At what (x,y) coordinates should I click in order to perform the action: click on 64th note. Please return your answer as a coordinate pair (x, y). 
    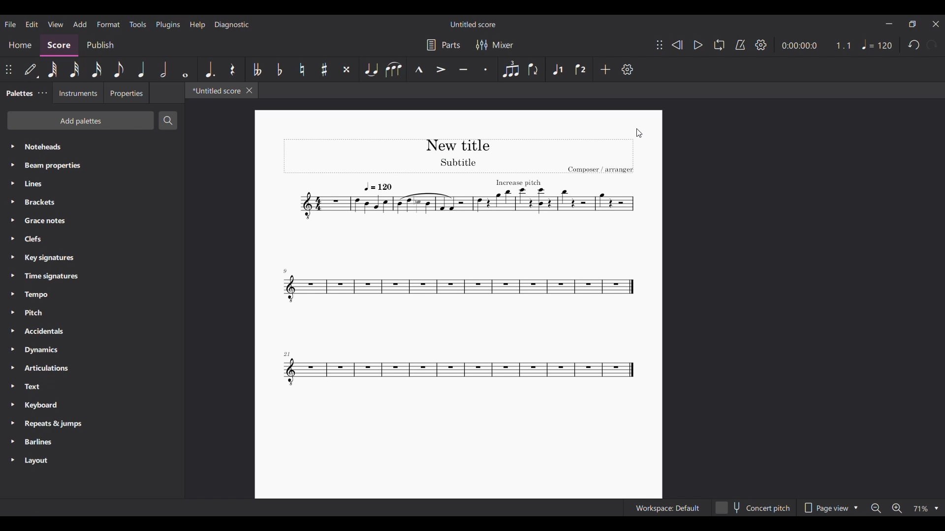
    Looking at the image, I should click on (52, 69).